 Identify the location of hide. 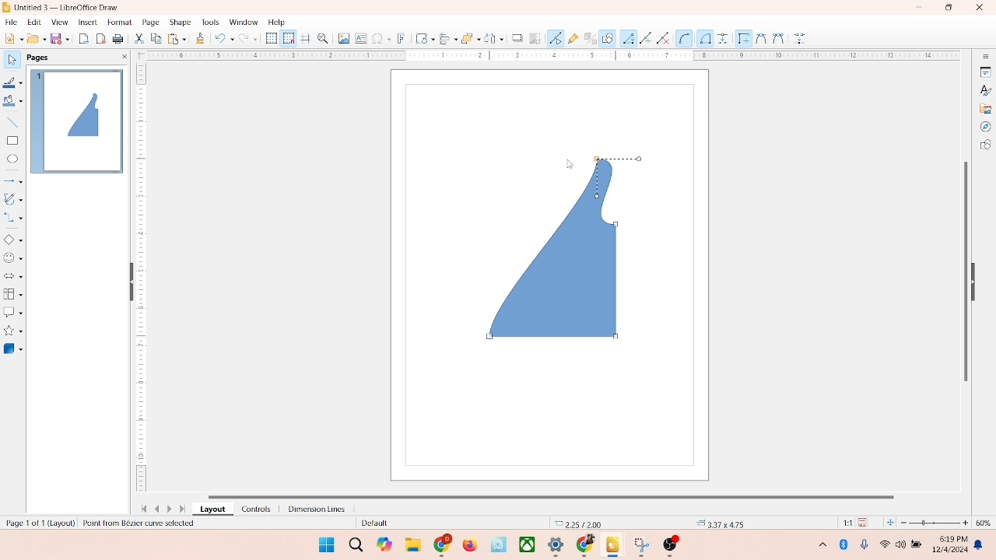
(977, 279).